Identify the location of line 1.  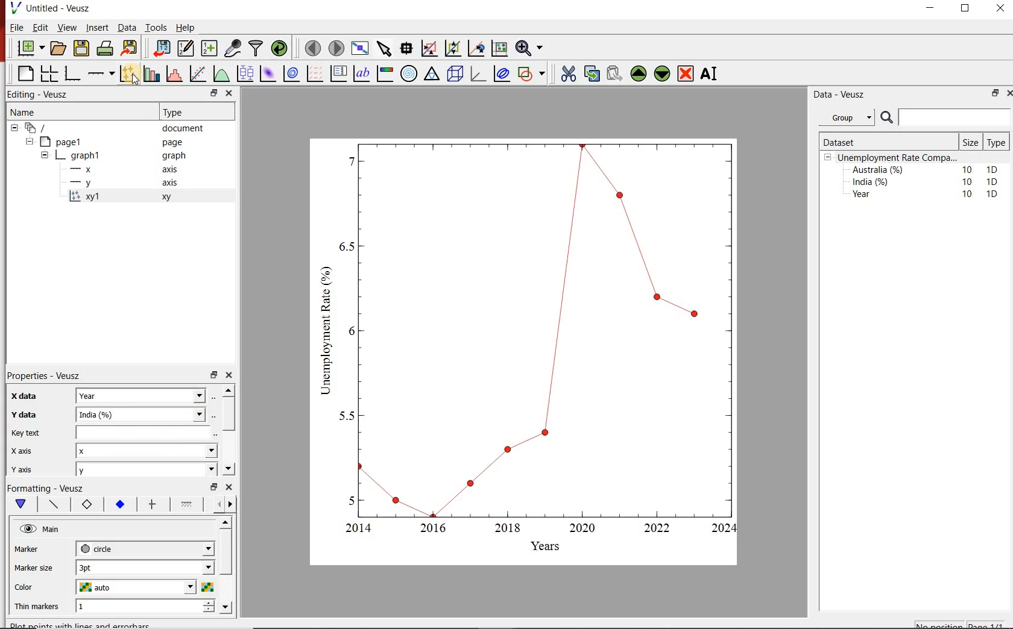
(187, 503).